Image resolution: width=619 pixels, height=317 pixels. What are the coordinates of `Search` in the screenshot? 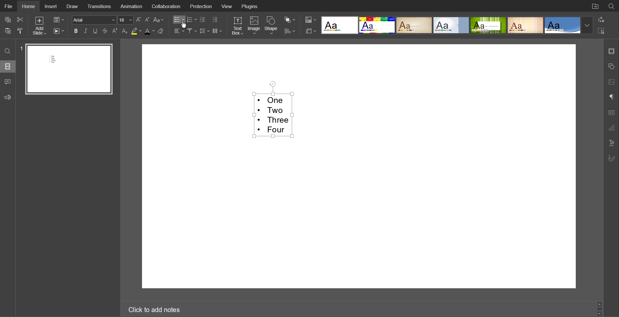 It's located at (612, 6).